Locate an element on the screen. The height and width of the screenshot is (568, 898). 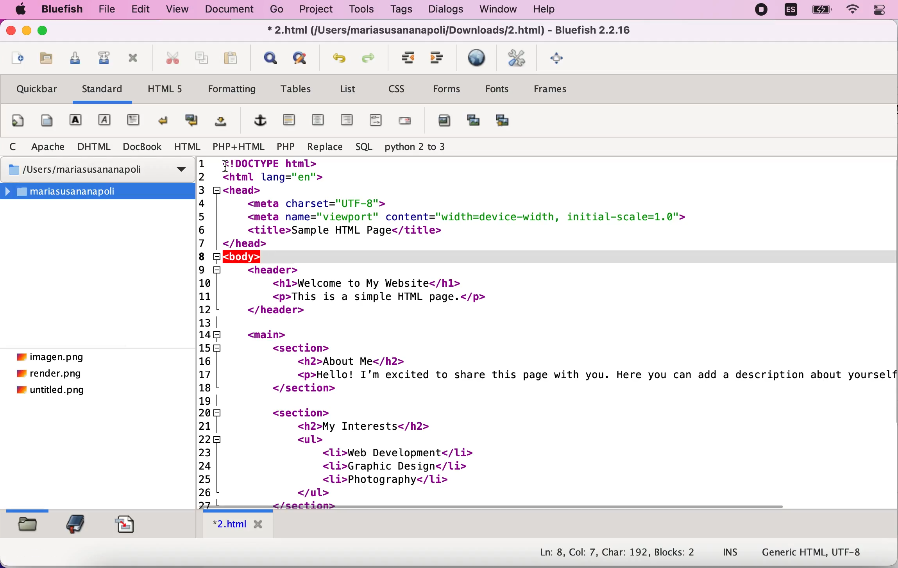
paragraph is located at coordinates (134, 122).